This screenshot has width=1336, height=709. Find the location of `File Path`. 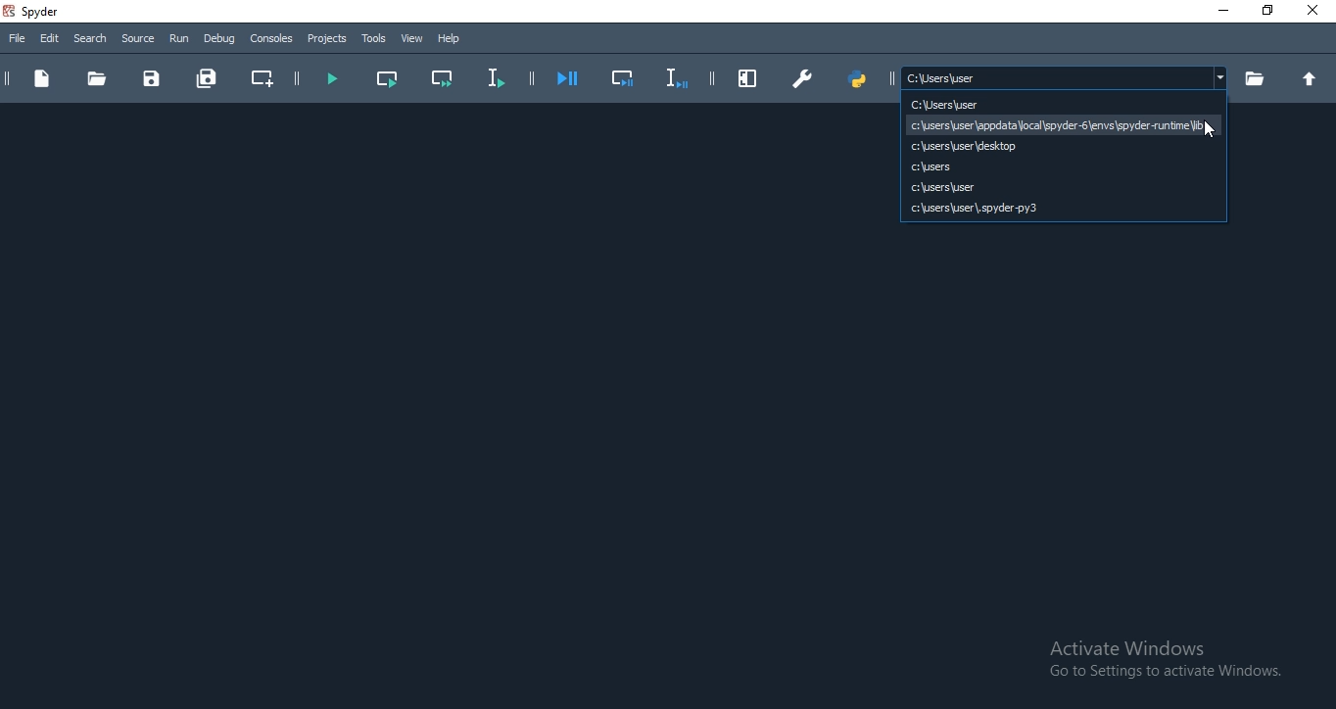

File Path is located at coordinates (1065, 77).